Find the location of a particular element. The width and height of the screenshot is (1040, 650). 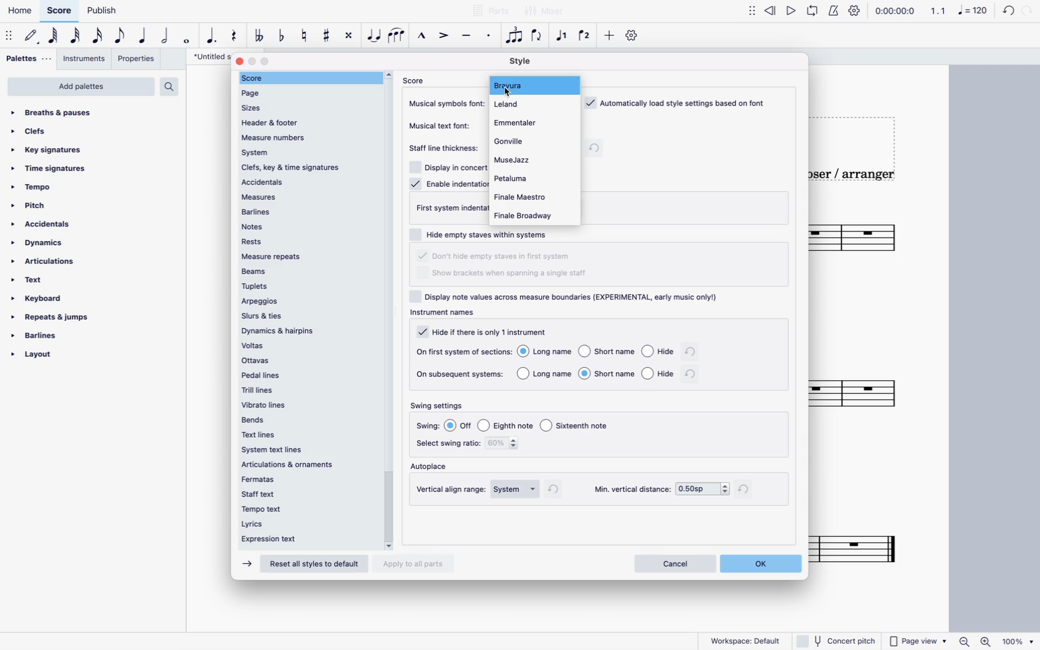

Home is located at coordinates (22, 7).